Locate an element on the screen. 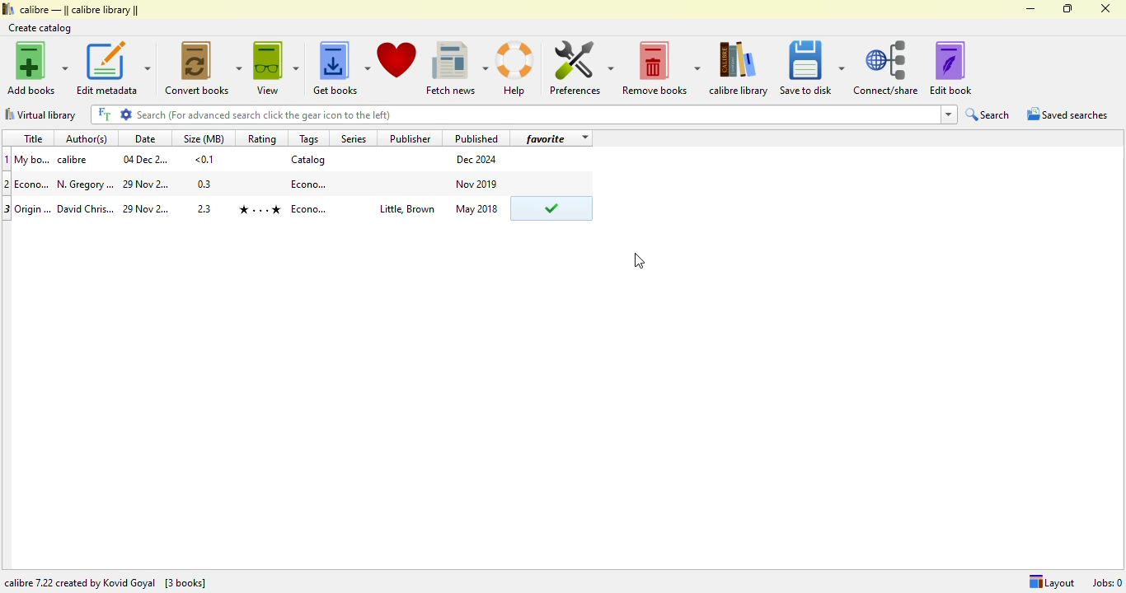 Image resolution: width=1126 pixels, height=593 pixels. title is located at coordinates (34, 208).